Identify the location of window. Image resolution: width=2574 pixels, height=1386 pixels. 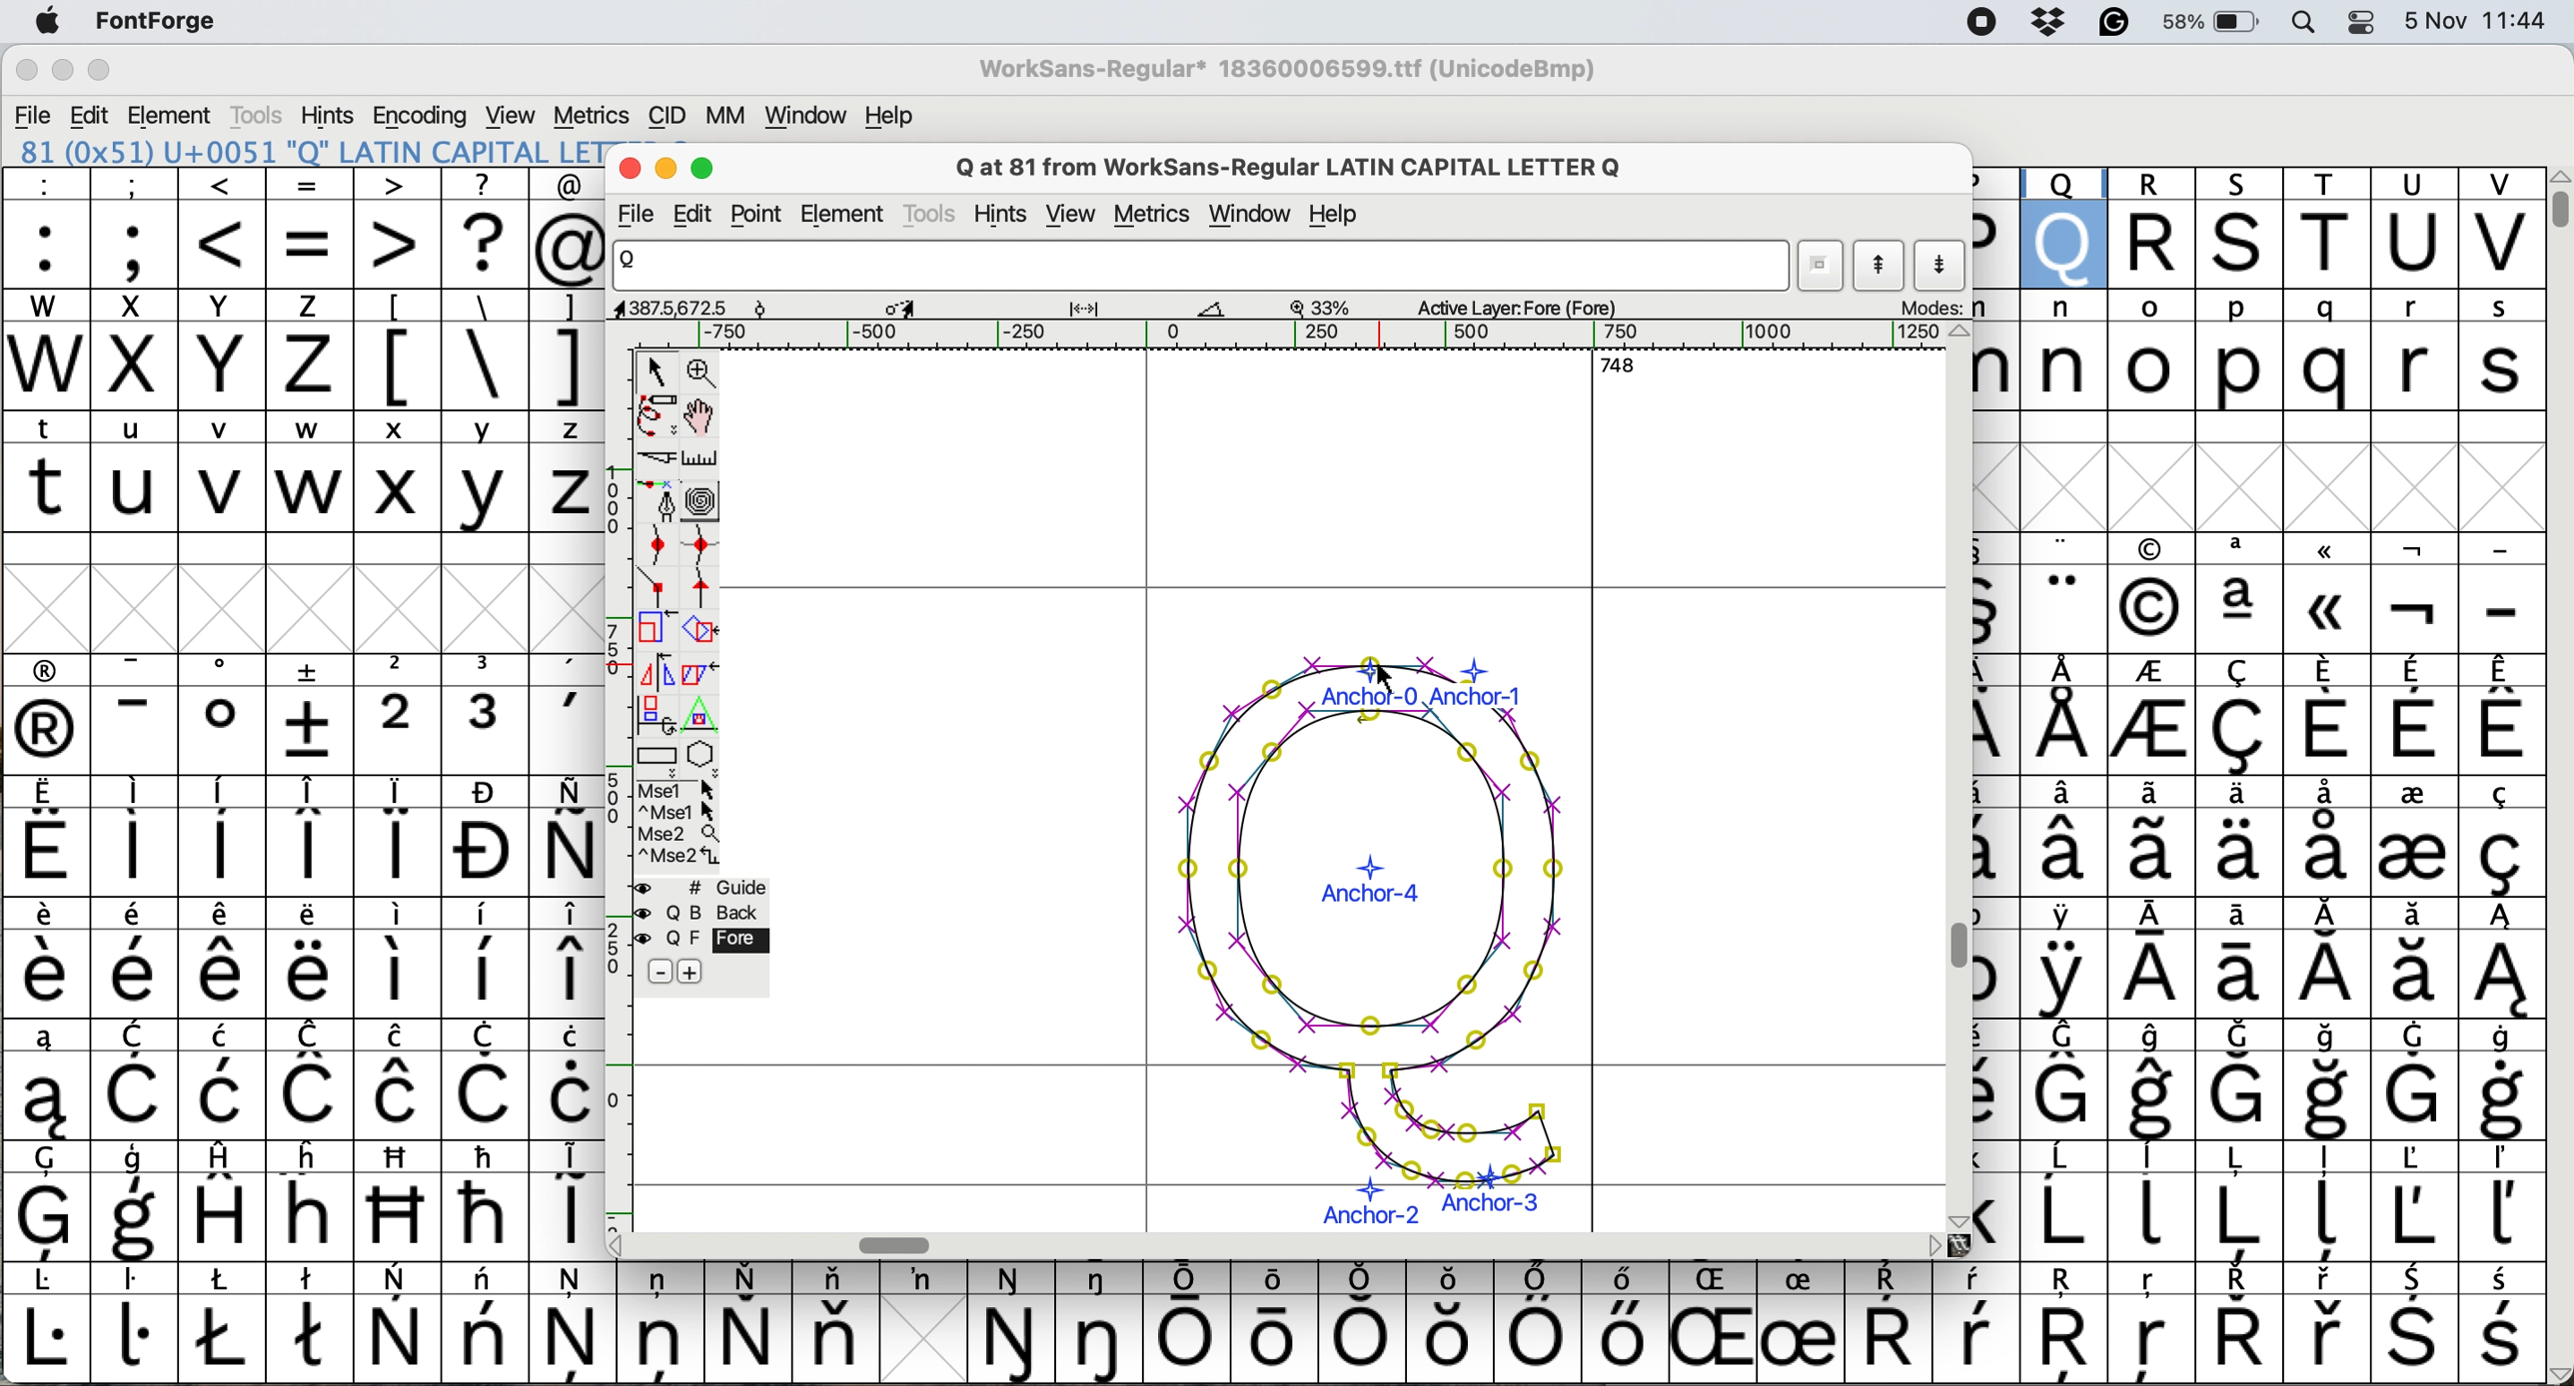
(808, 115).